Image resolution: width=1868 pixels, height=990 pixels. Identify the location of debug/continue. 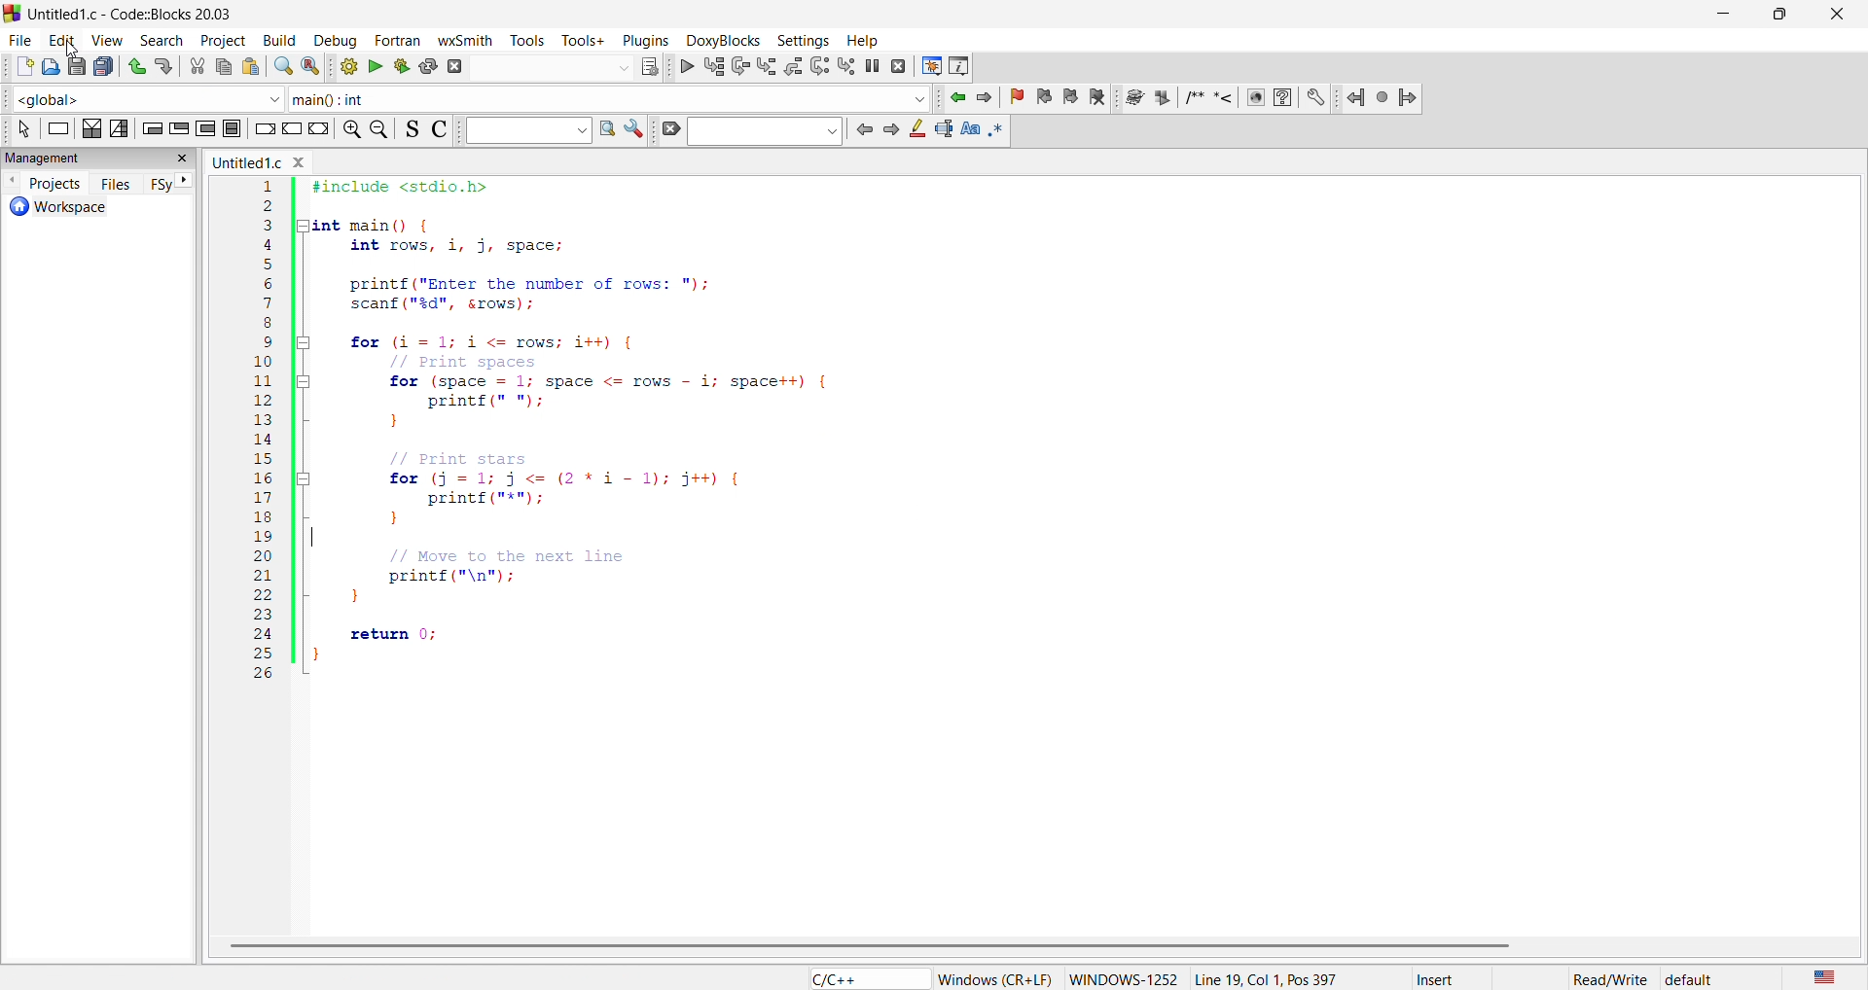
(685, 66).